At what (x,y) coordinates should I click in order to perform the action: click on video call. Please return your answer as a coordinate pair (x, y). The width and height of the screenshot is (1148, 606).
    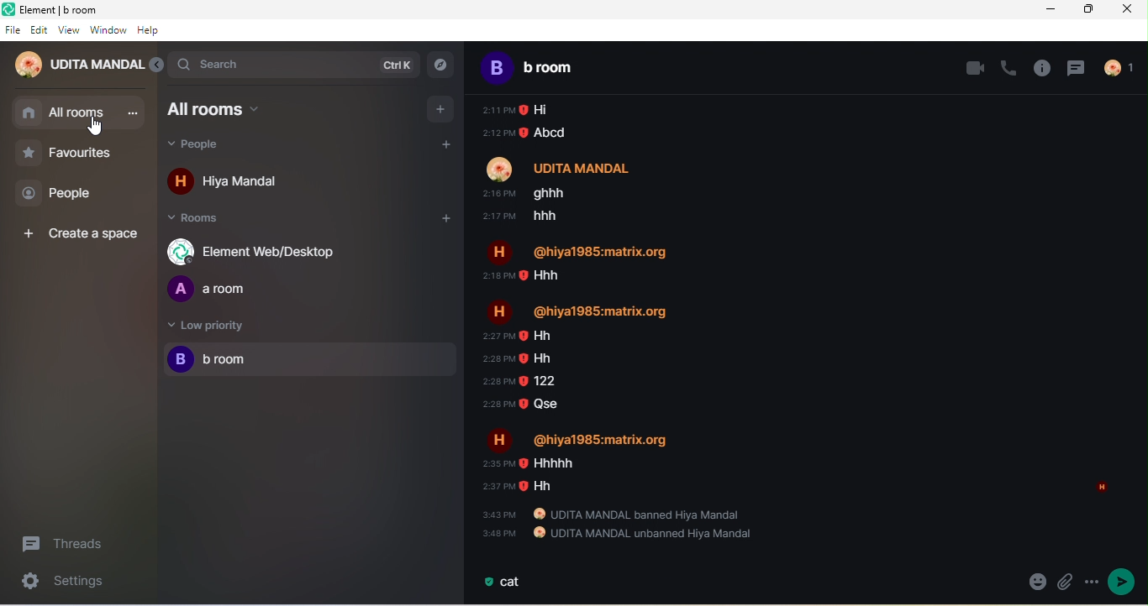
    Looking at the image, I should click on (974, 67).